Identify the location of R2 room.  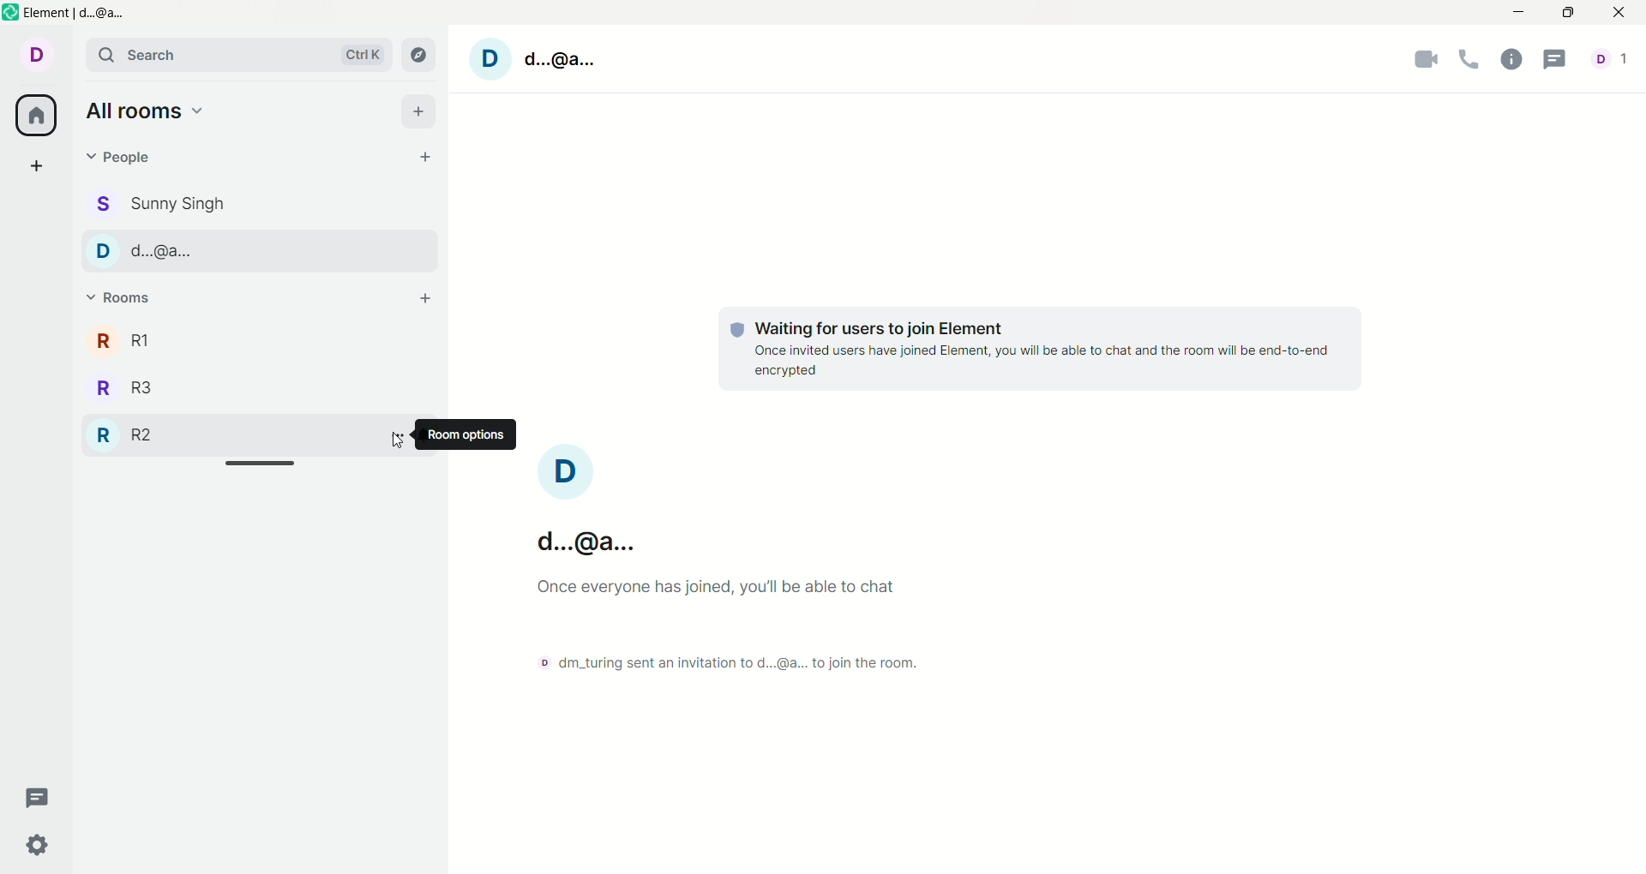
(124, 438).